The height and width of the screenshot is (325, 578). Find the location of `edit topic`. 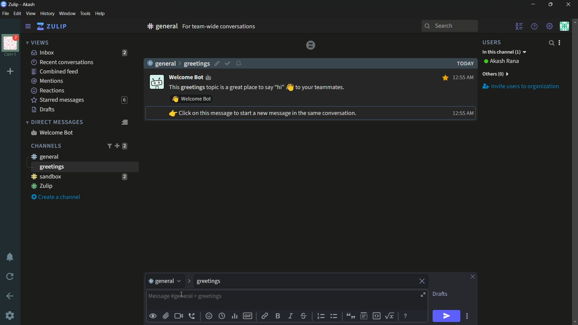

edit topic is located at coordinates (218, 64).